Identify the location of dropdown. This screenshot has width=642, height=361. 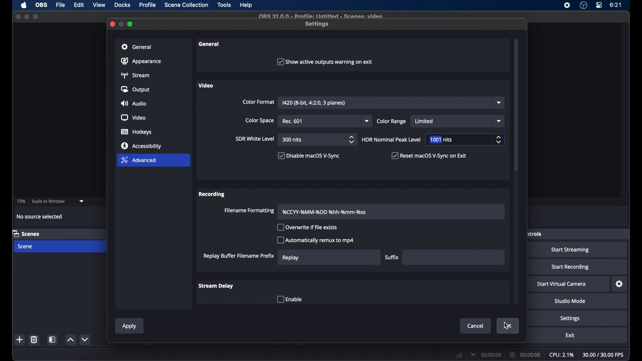
(367, 121).